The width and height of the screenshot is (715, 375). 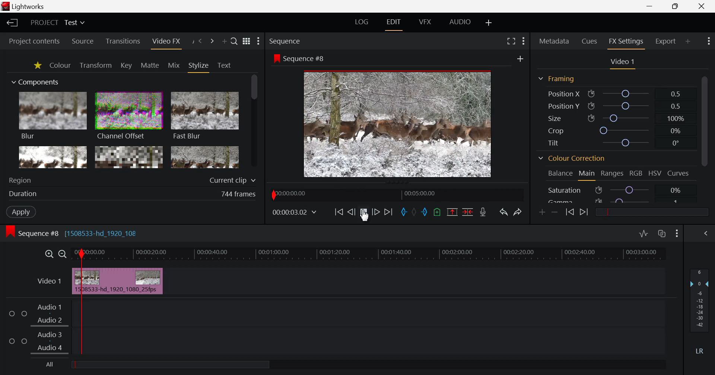 I want to click on Timeline Zoom Out, so click(x=63, y=254).